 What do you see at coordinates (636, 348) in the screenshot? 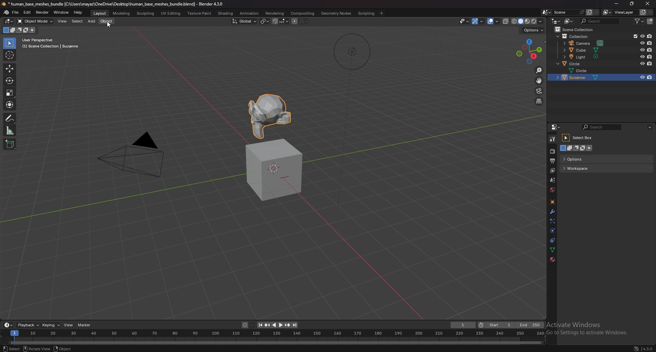
I see `network` at bounding box center [636, 348].